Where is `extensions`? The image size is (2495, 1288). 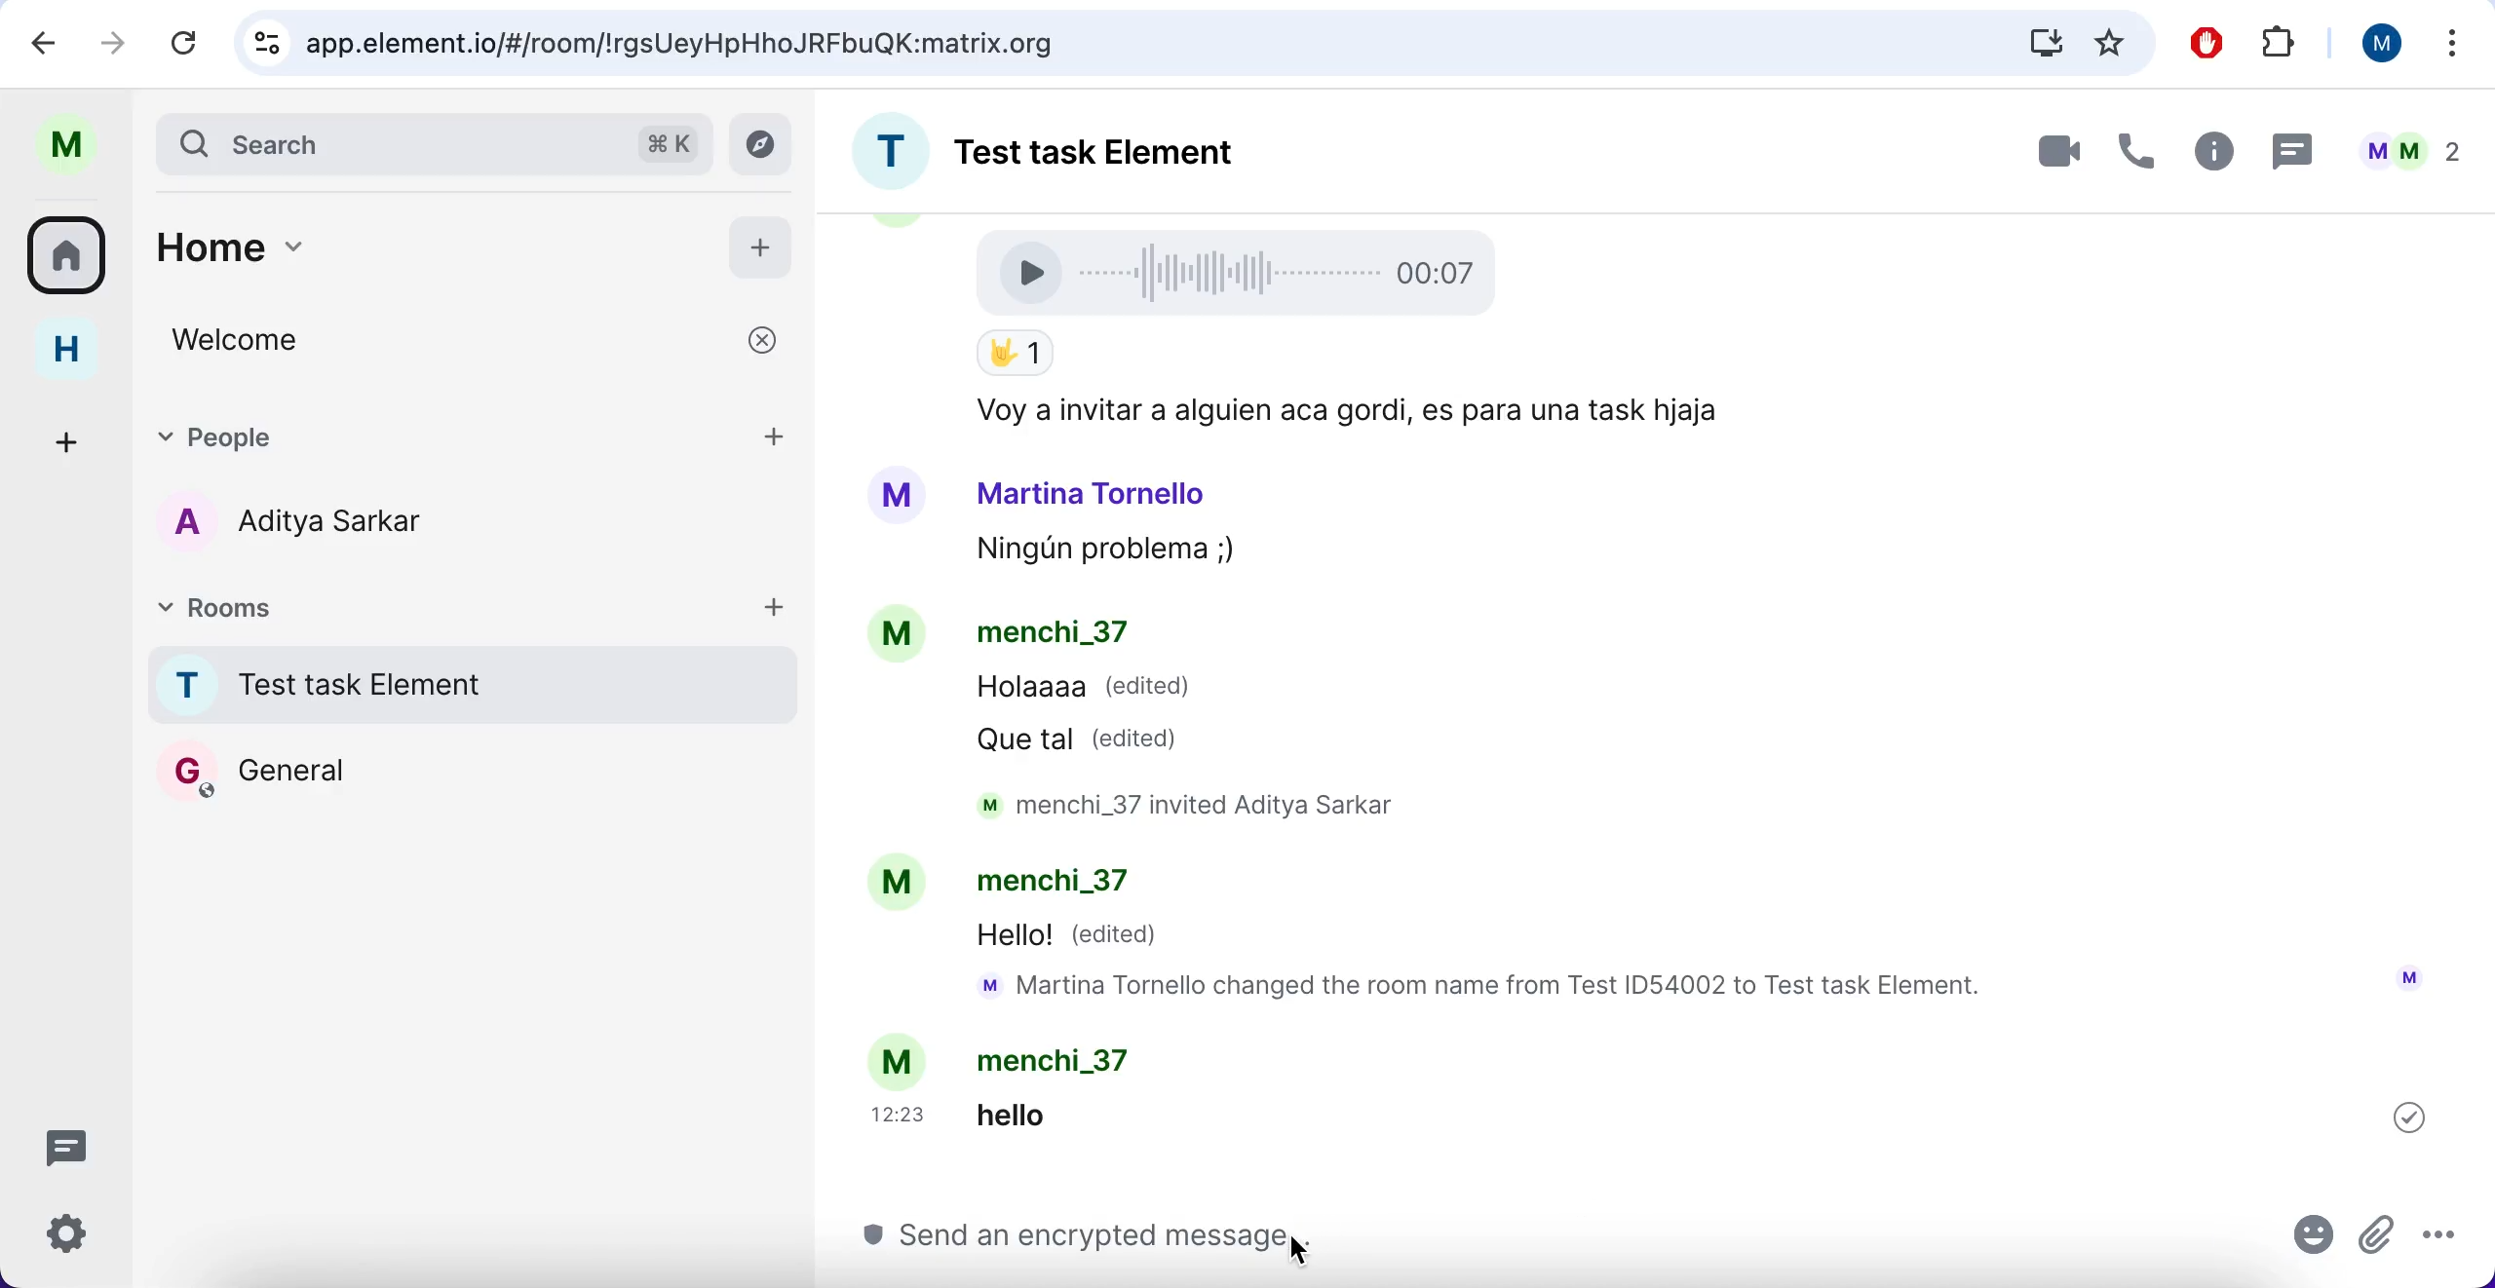 extensions is located at coordinates (2283, 45).